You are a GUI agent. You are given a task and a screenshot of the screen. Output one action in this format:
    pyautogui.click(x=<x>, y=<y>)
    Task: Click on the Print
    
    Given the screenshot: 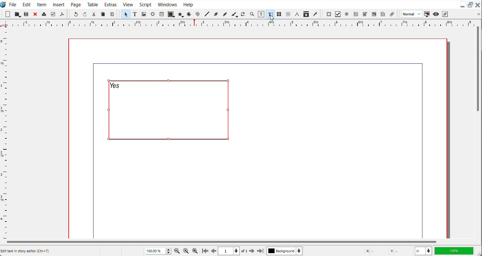 What is the action you would take?
    pyautogui.click(x=44, y=14)
    